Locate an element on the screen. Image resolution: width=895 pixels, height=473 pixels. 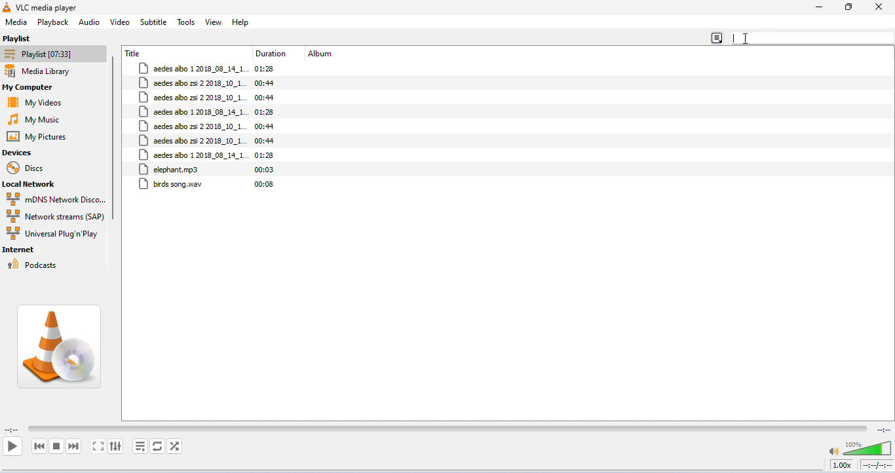
view is located at coordinates (214, 22).